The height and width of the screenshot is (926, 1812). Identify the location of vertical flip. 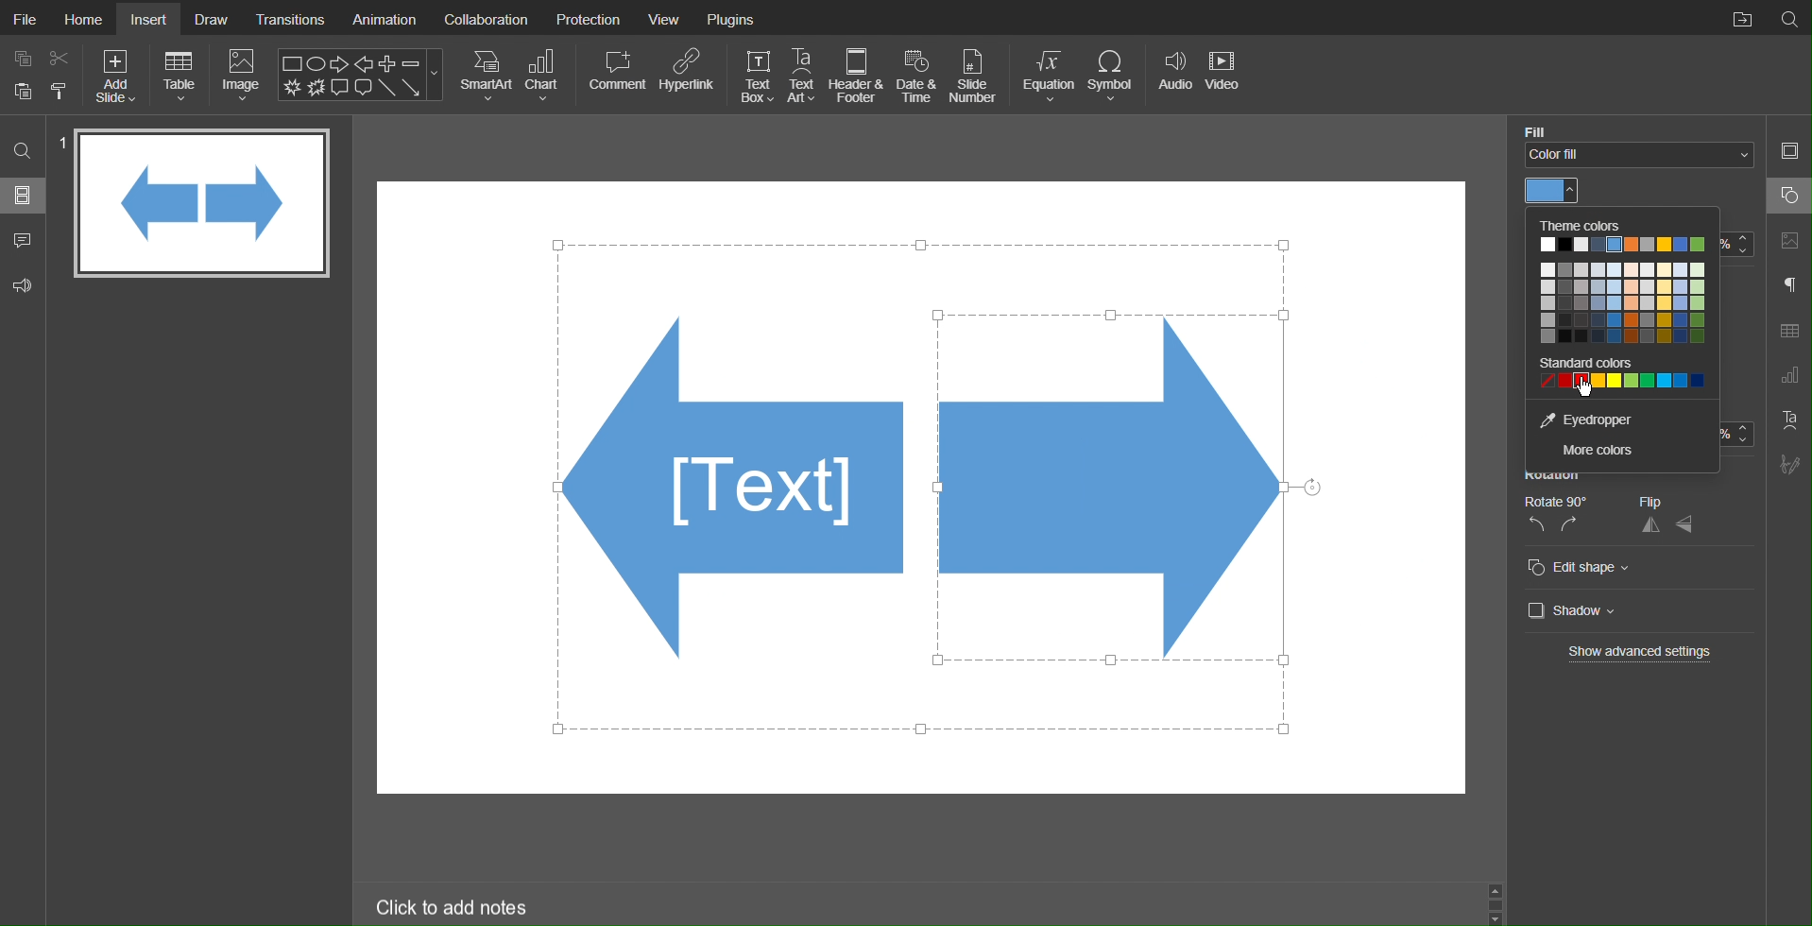
(1686, 523).